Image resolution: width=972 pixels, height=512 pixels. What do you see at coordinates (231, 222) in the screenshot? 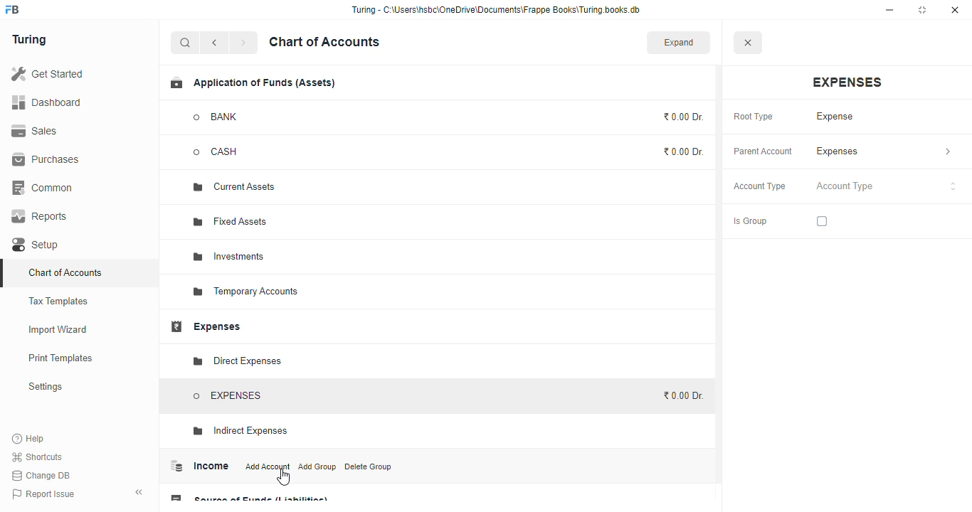
I see `fixed assets` at bounding box center [231, 222].